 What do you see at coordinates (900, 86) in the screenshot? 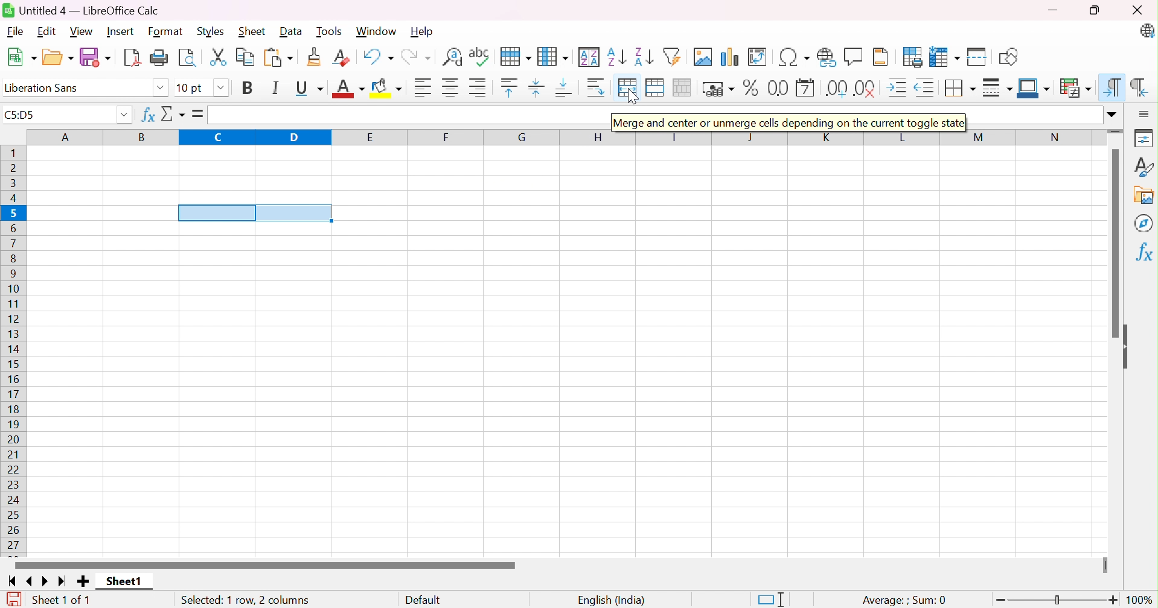
I see `Increase Indent` at bounding box center [900, 86].